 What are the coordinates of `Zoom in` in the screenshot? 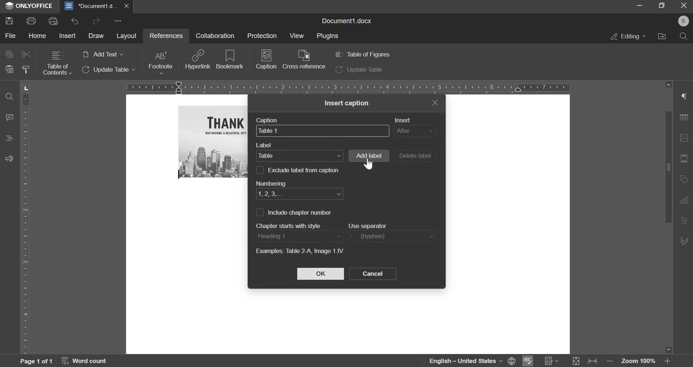 It's located at (667, 361).